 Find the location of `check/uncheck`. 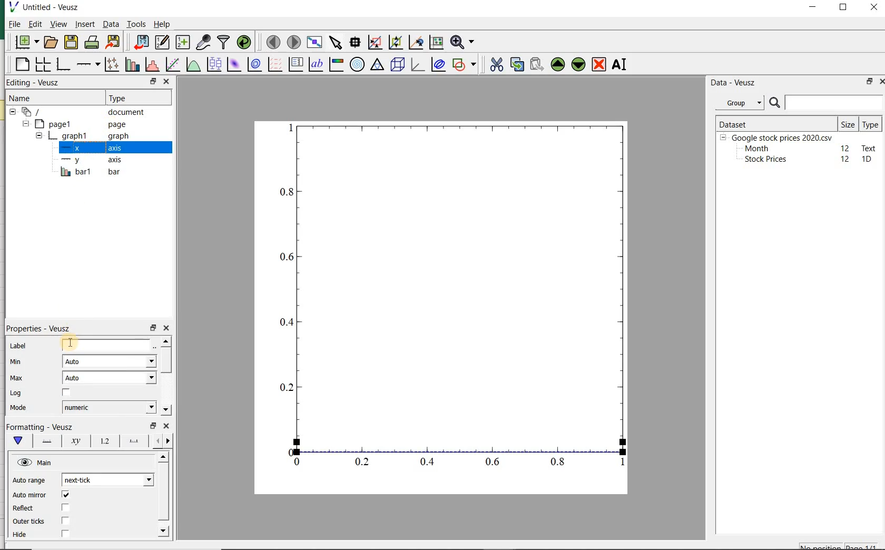

check/uncheck is located at coordinates (65, 508).